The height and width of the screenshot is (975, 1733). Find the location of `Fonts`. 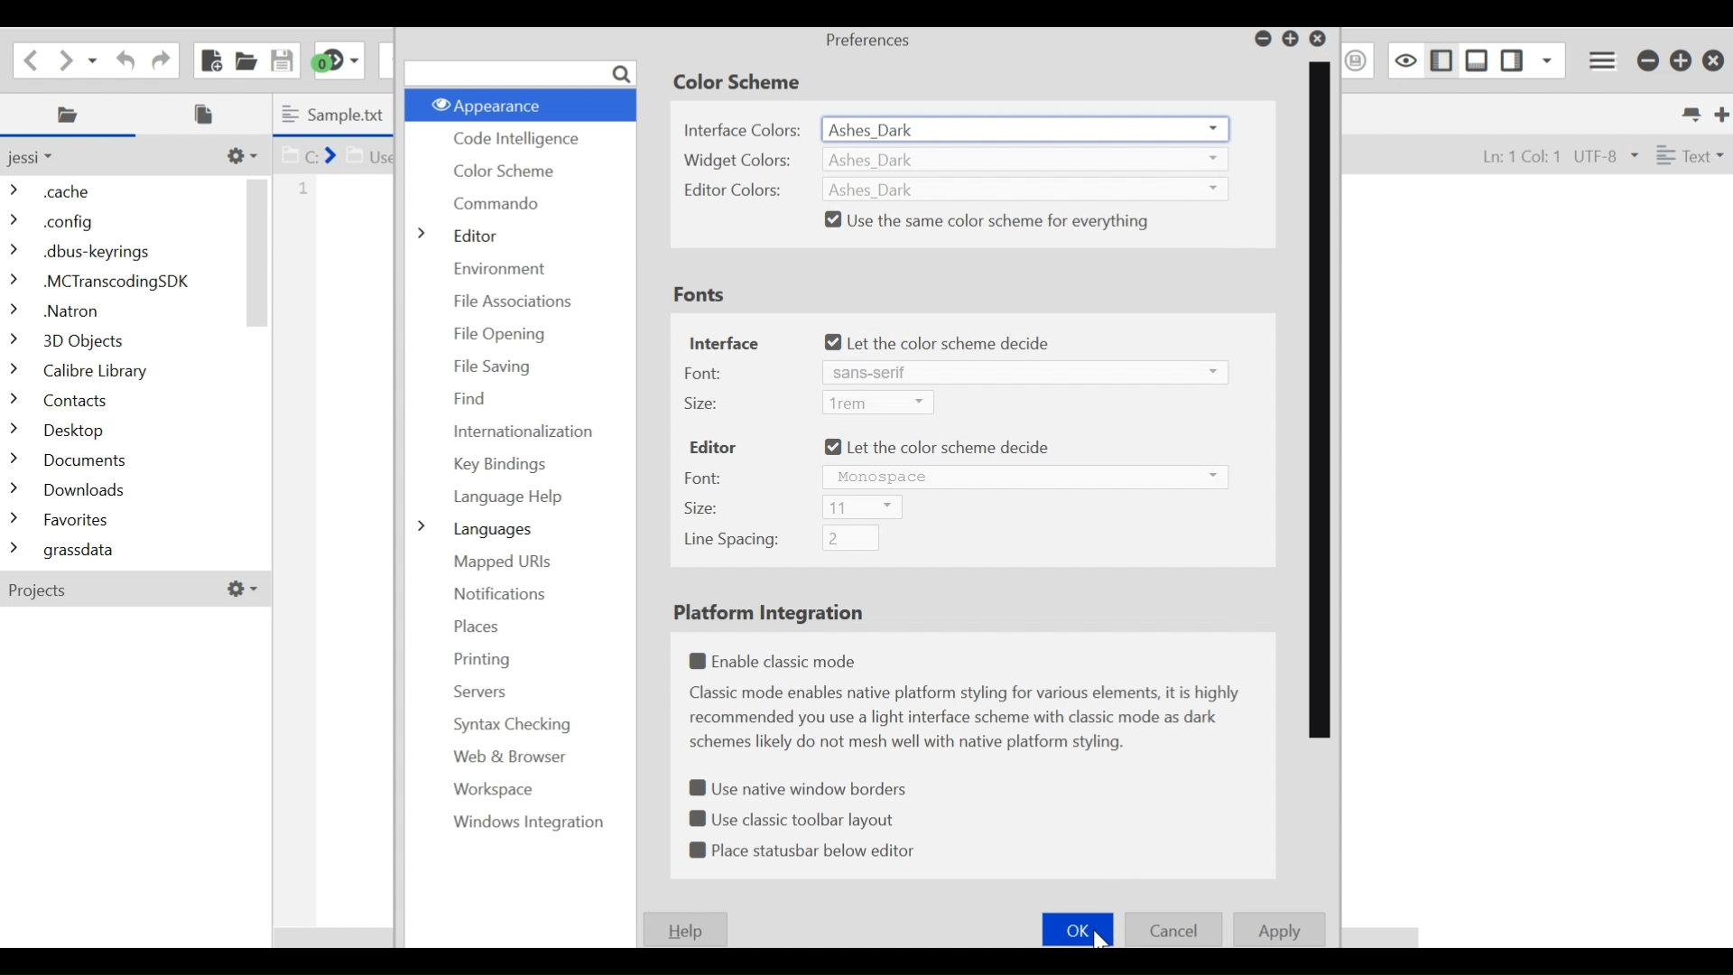

Fonts is located at coordinates (700, 297).